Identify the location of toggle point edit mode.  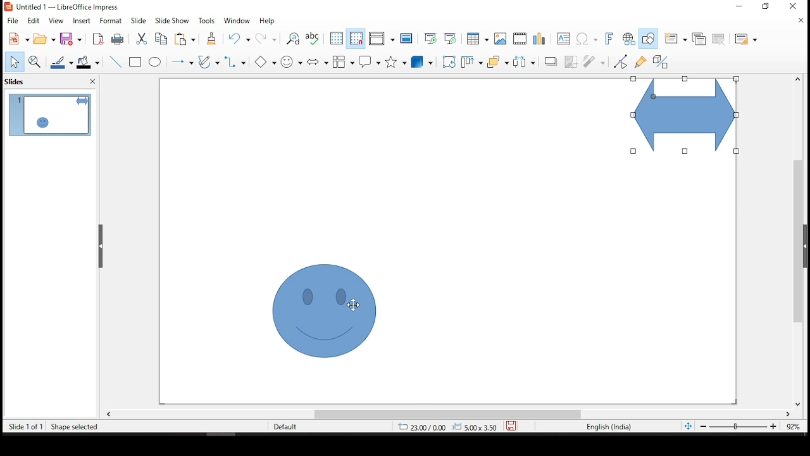
(621, 61).